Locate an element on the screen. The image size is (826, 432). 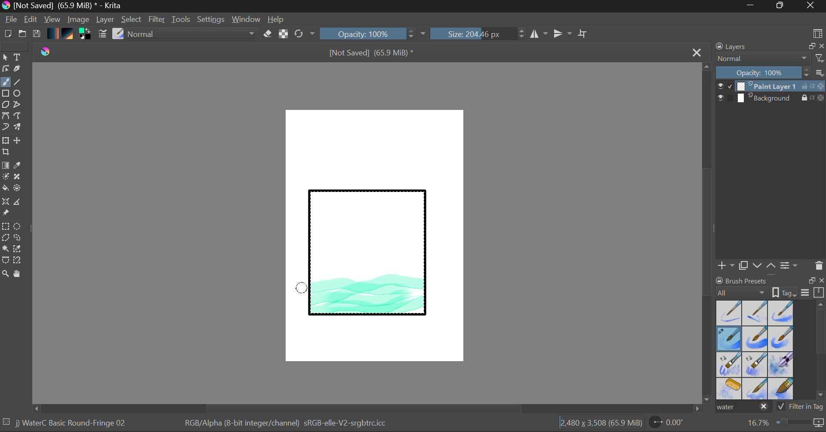
DRAG_TO Stroke 5 is located at coordinates (304, 290).